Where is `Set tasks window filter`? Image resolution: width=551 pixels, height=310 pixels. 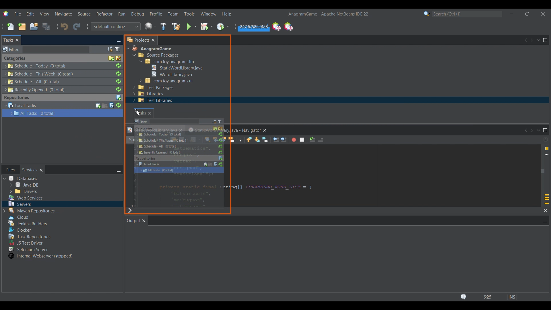
Set tasks window filter is located at coordinates (118, 49).